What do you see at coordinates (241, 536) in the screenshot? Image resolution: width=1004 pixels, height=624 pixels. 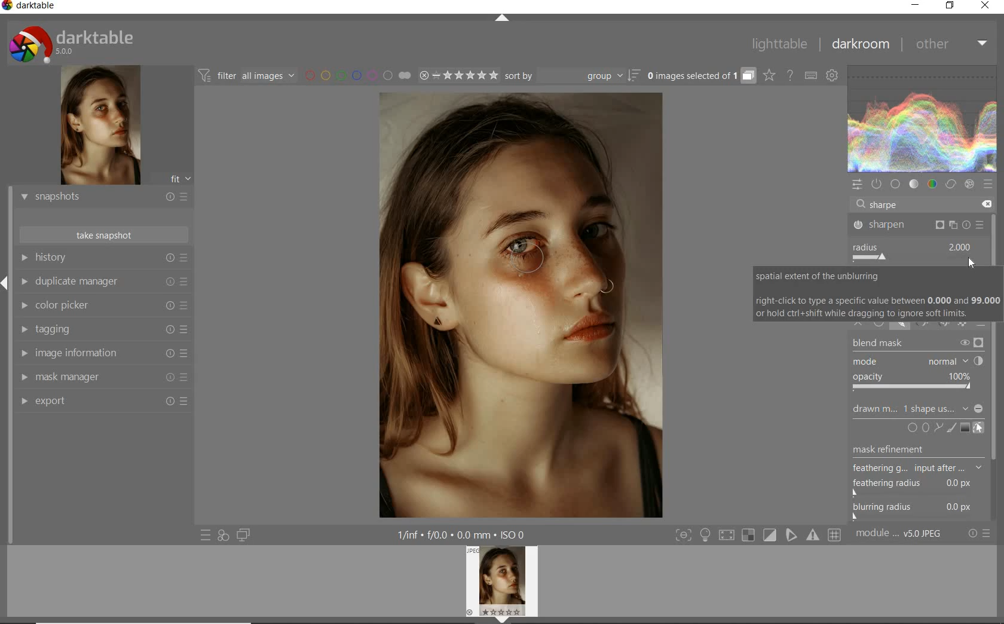 I see `display a second darkroom image below` at bounding box center [241, 536].